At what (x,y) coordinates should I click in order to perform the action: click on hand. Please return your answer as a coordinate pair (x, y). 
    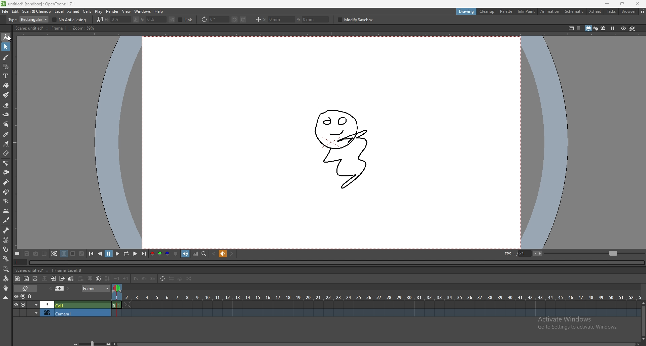
    Looking at the image, I should click on (6, 288).